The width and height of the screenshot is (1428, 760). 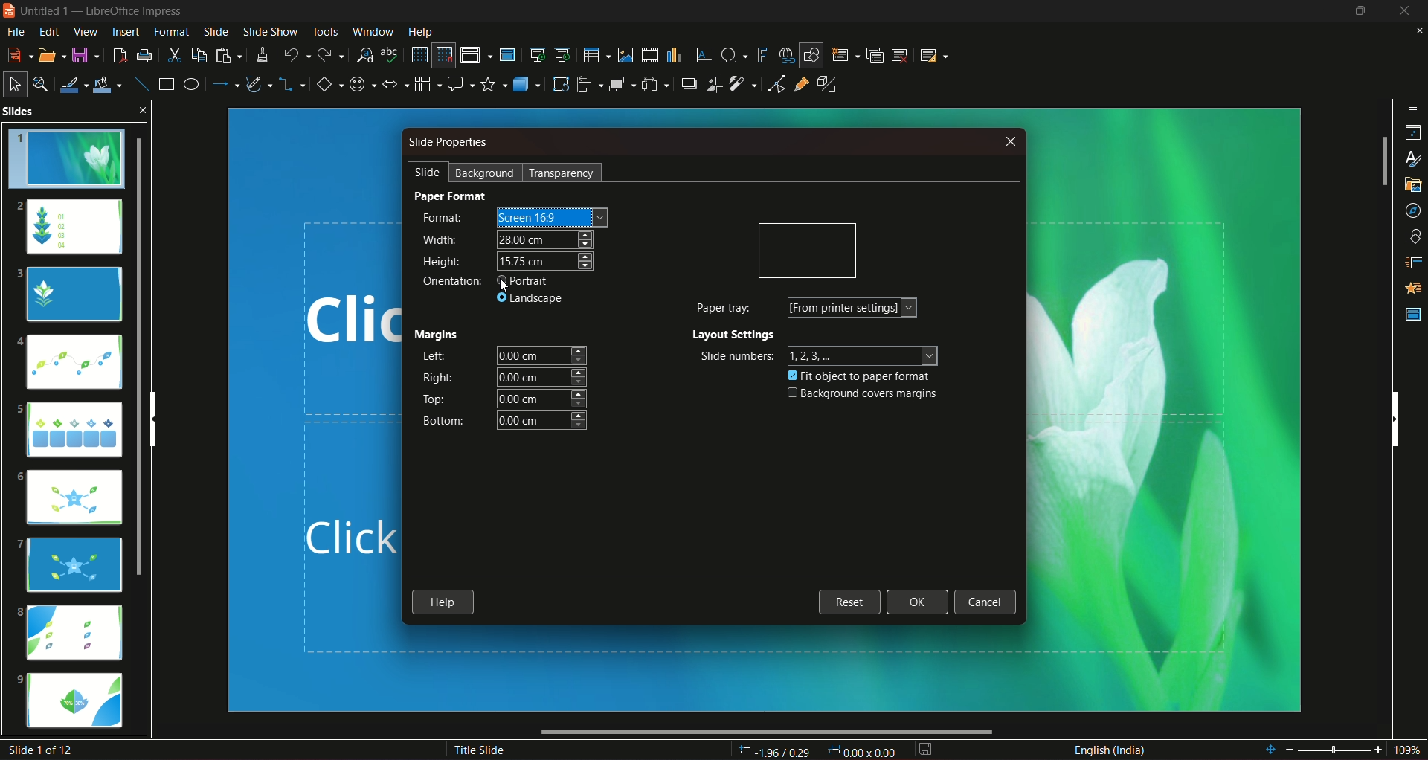 What do you see at coordinates (110, 83) in the screenshot?
I see `fill color` at bounding box center [110, 83].